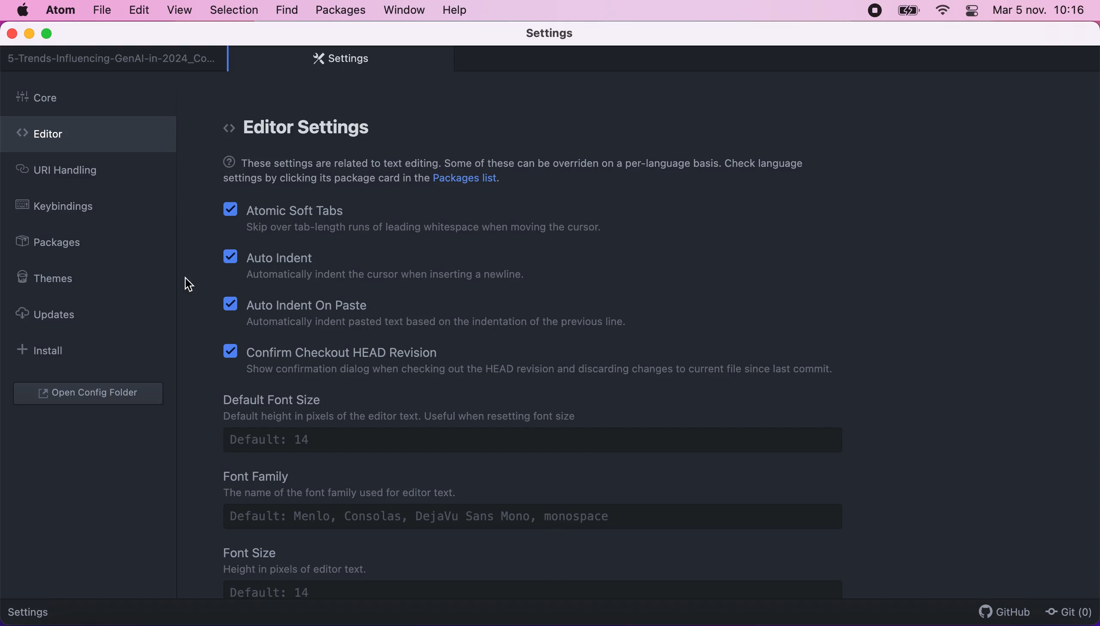 Image resolution: width=1100 pixels, height=626 pixels. What do you see at coordinates (380, 268) in the screenshot?
I see `auto indent` at bounding box center [380, 268].